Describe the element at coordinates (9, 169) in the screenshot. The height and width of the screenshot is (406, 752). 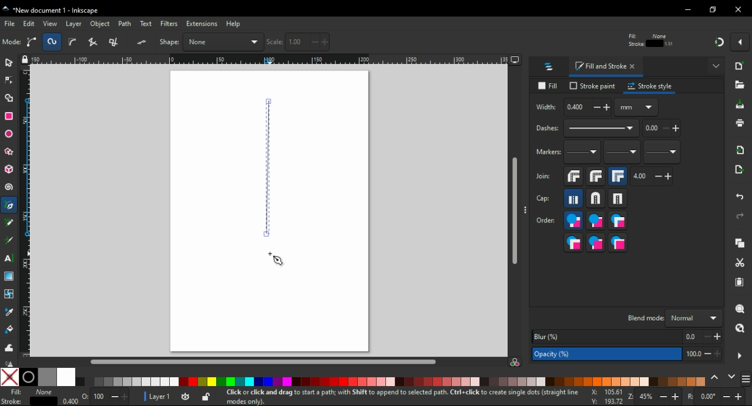
I see `3D box tool` at that location.